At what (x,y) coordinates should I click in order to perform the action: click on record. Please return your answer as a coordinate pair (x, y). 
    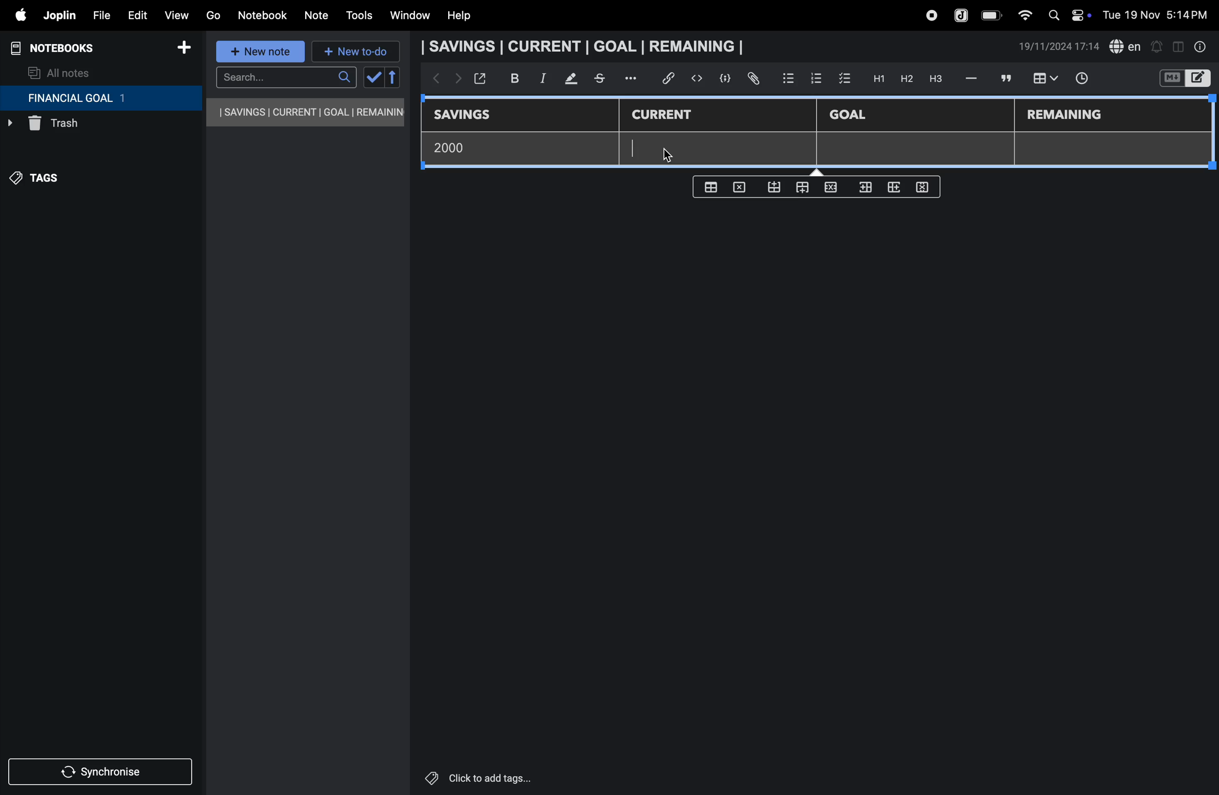
    Looking at the image, I should click on (931, 15).